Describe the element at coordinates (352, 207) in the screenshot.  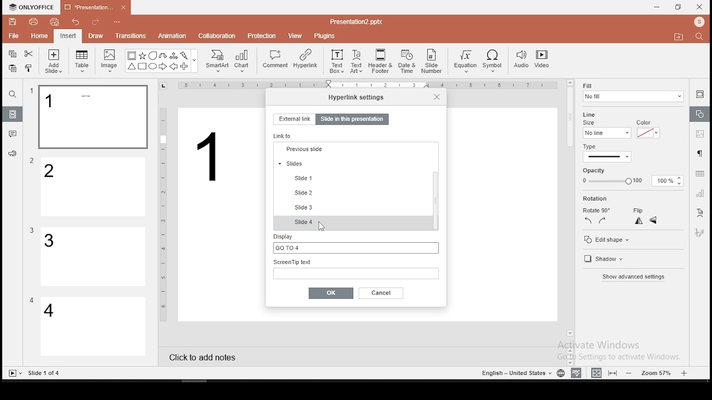
I see ` slides` at that location.